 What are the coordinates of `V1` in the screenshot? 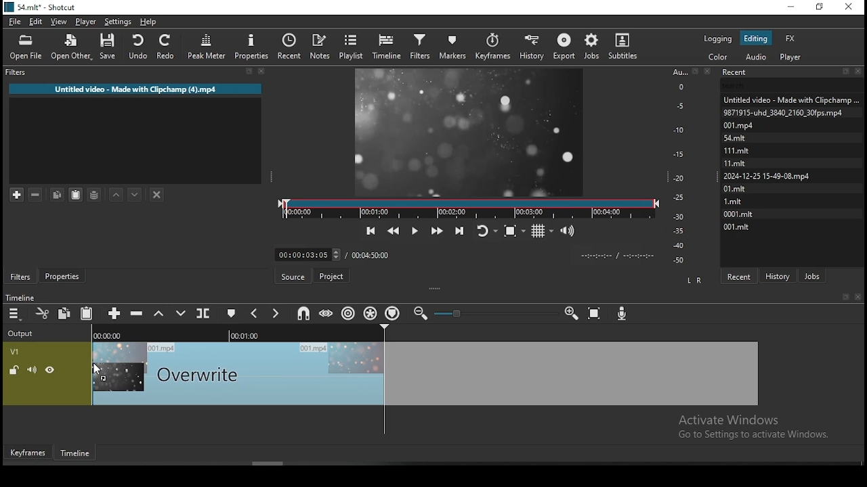 It's located at (15, 352).